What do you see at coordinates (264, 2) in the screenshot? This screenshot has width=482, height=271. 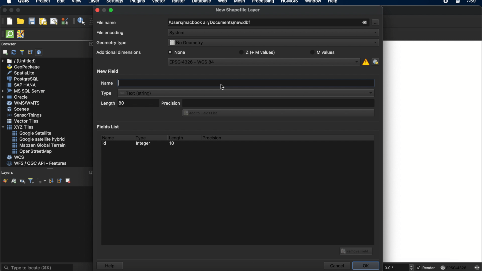 I see `processing` at bounding box center [264, 2].